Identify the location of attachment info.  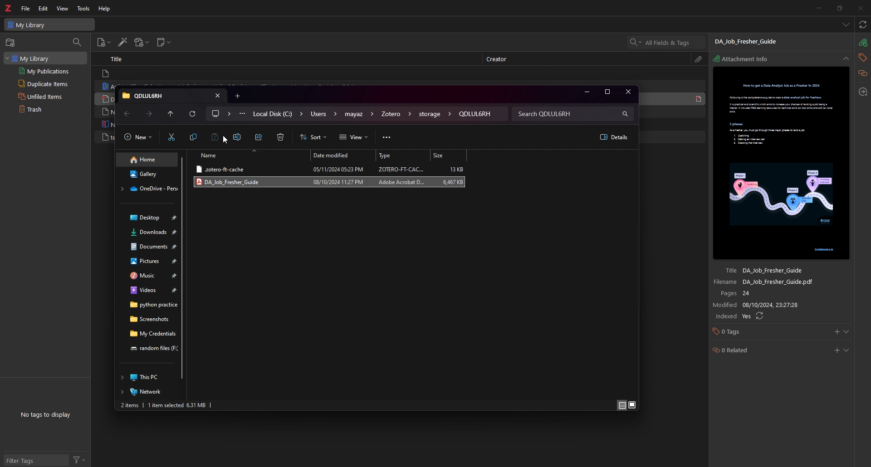
(747, 59).